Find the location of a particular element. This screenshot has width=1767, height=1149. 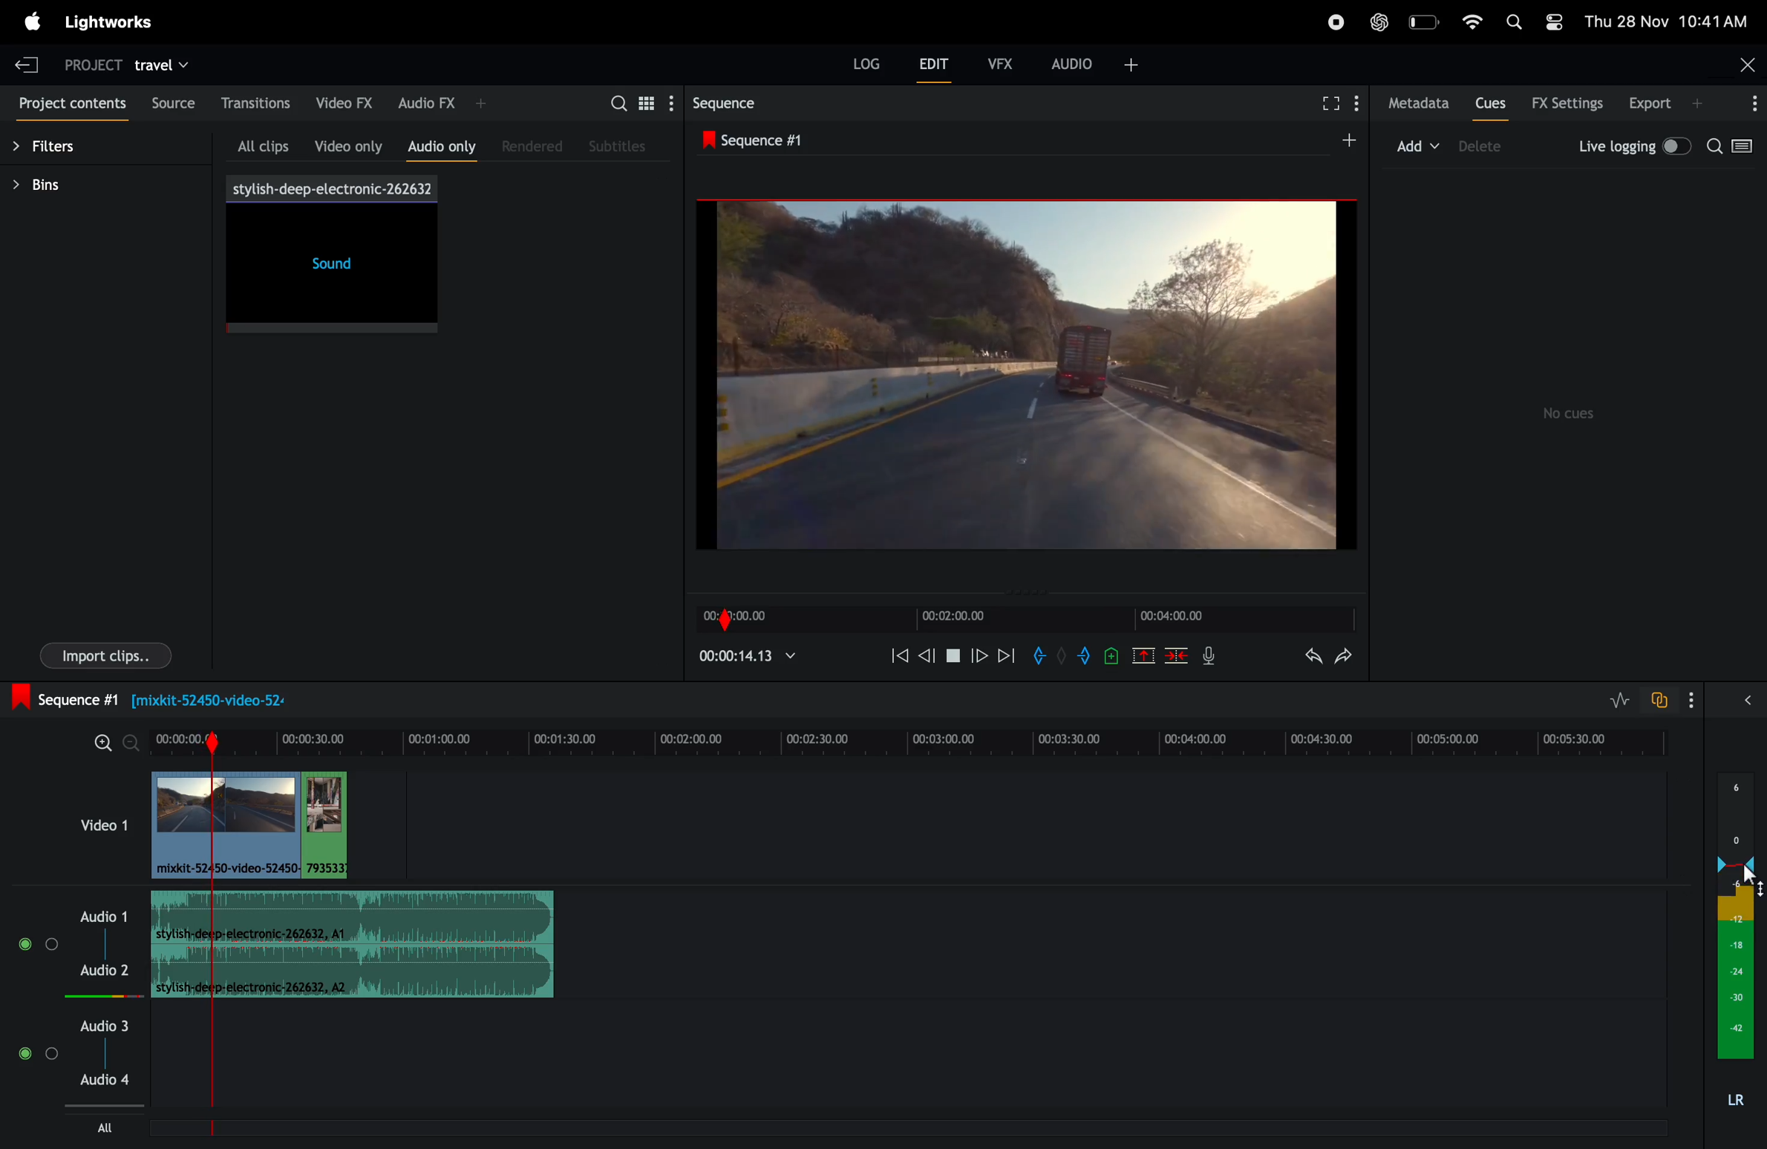

pause play is located at coordinates (953, 653).